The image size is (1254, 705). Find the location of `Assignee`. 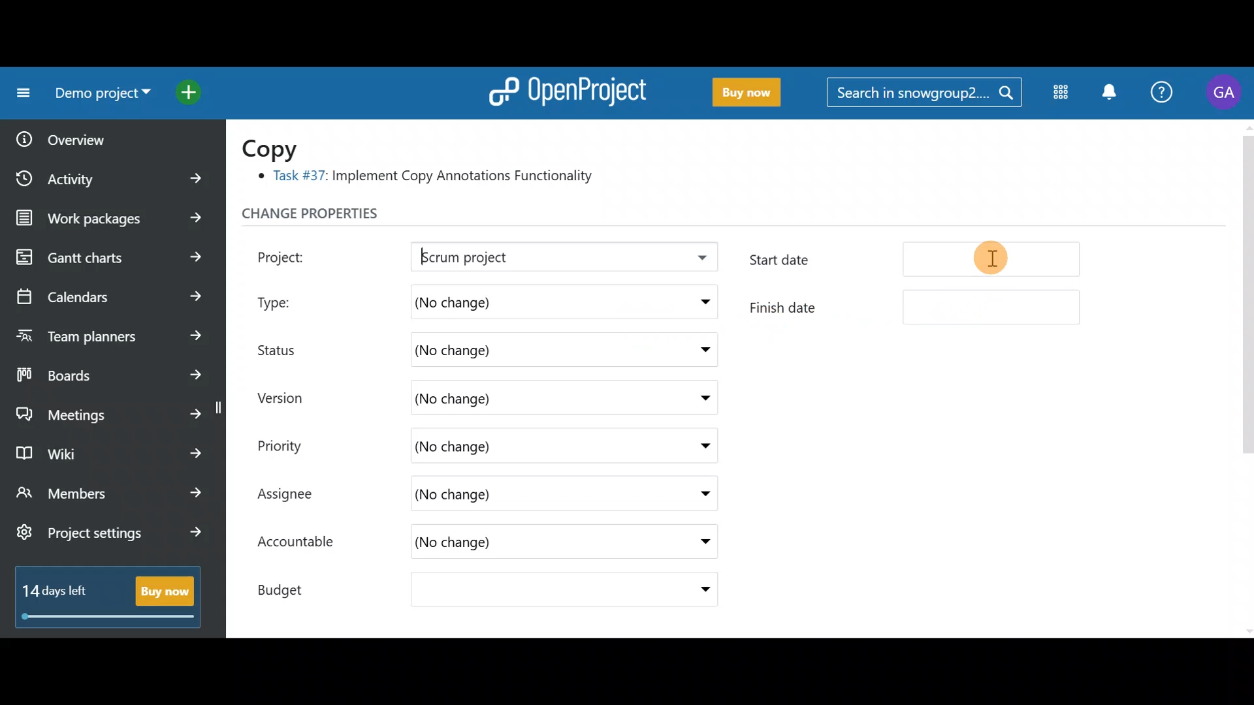

Assignee is located at coordinates (298, 495).